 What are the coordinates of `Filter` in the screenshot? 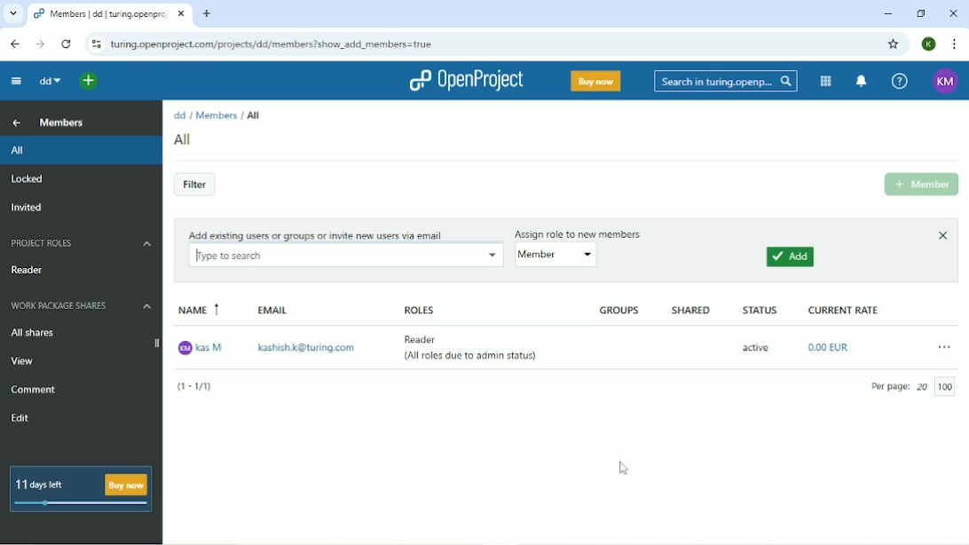 It's located at (194, 186).